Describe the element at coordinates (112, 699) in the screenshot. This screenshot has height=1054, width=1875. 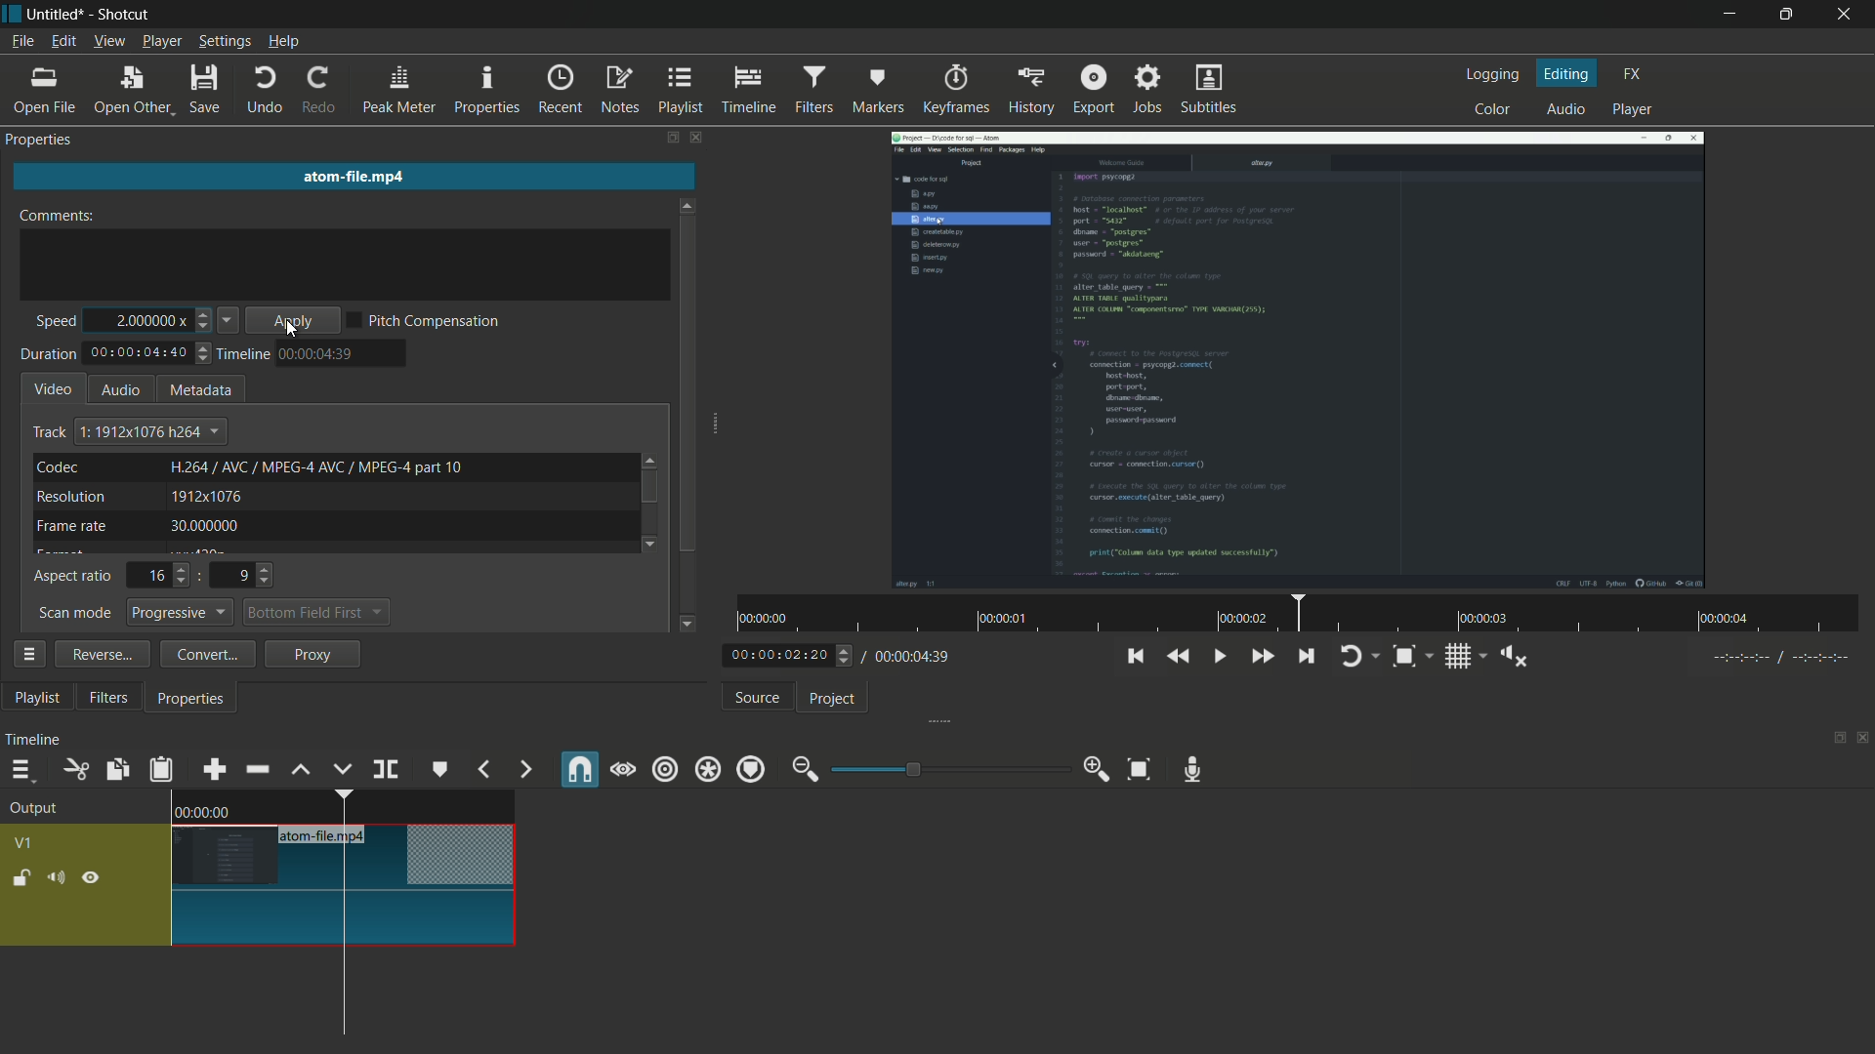
I see `filters` at that location.